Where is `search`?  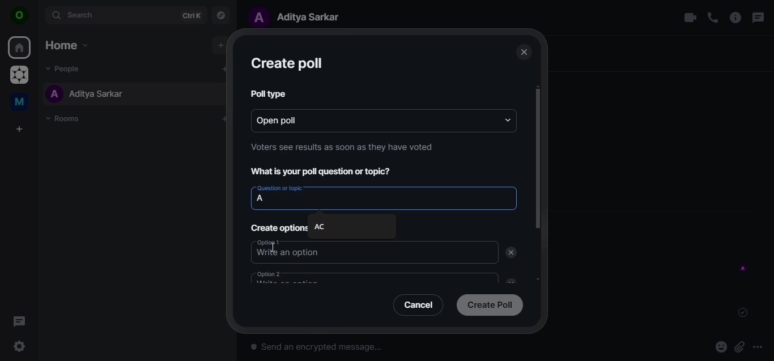 search is located at coordinates (125, 15).